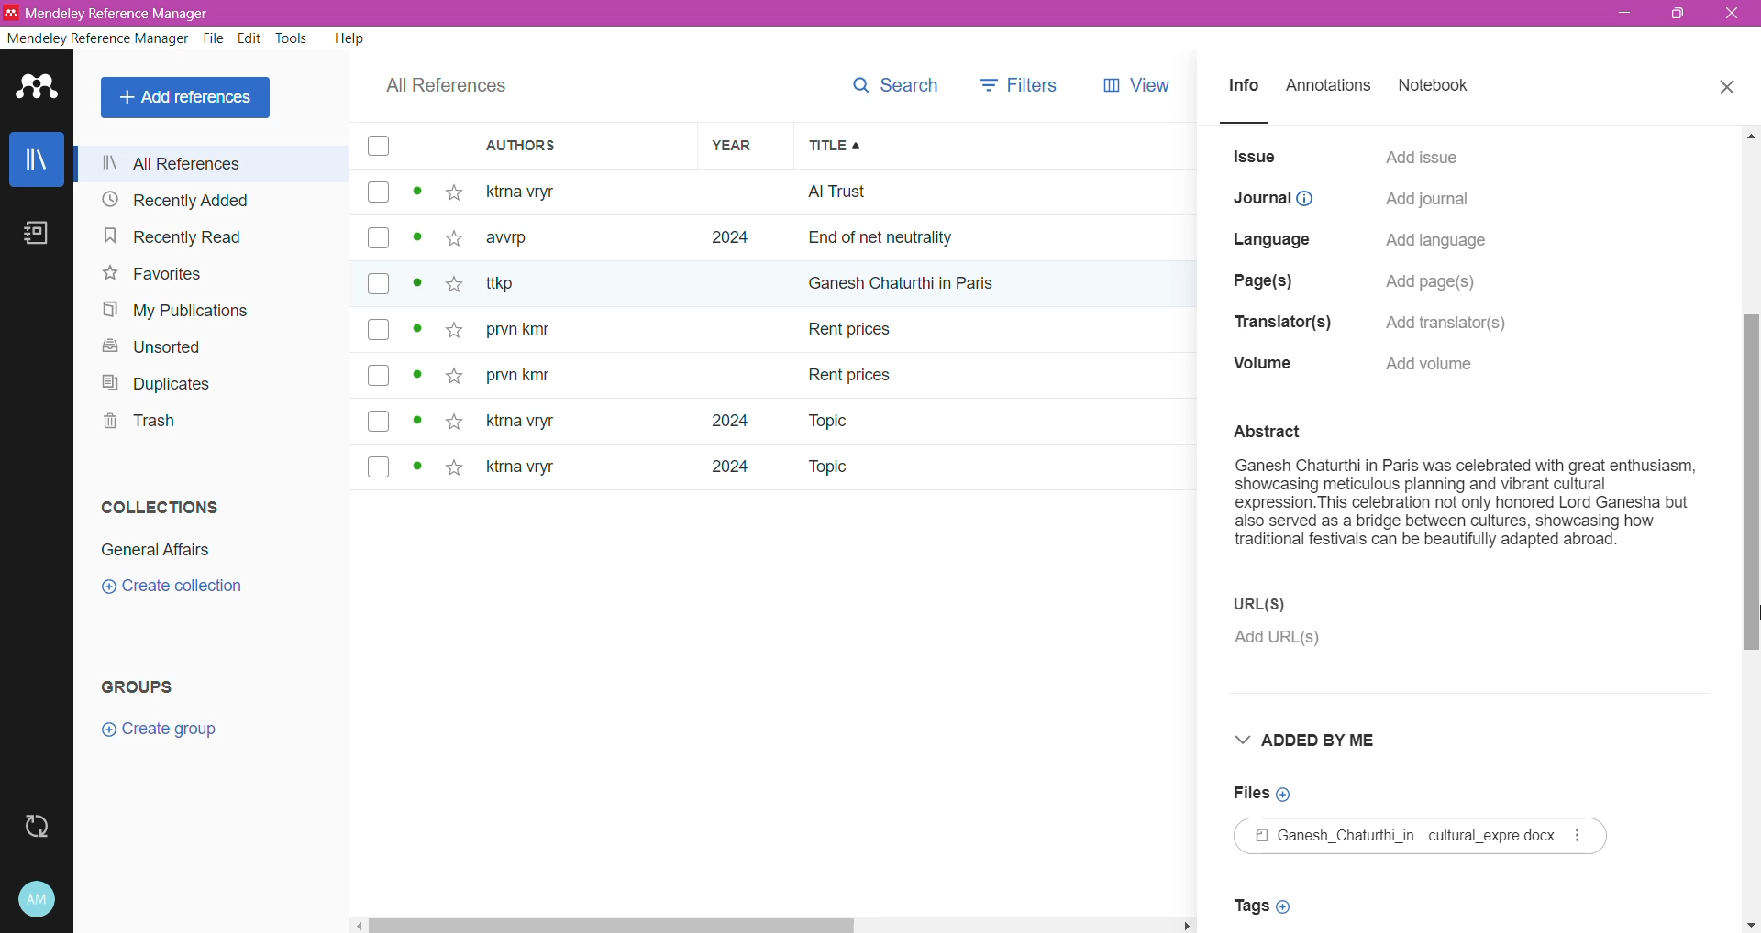 This screenshot has height=933, width=1761. What do you see at coordinates (1423, 155) in the screenshot?
I see `Click to add Issue` at bounding box center [1423, 155].